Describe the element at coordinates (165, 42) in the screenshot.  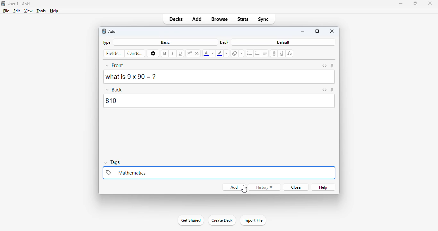
I see `basic` at that location.